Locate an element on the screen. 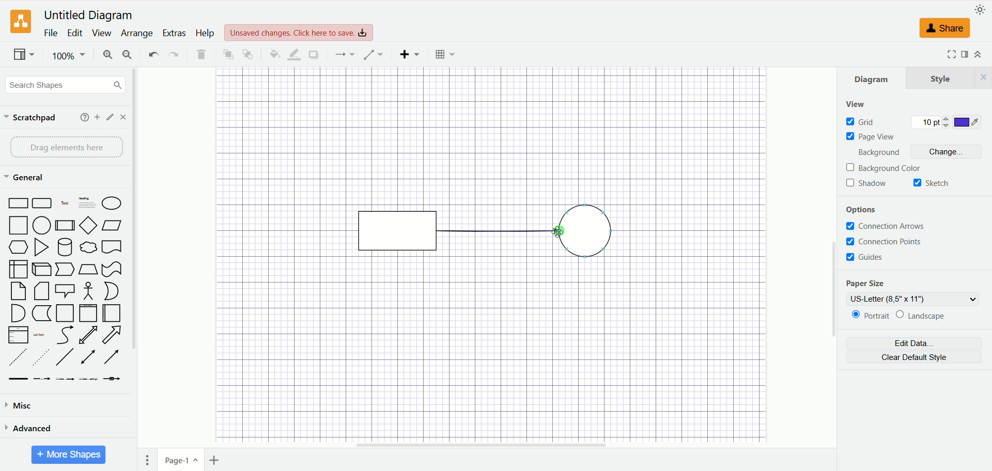 This screenshot has height=471, width=992. Line is located at coordinates (66, 357).